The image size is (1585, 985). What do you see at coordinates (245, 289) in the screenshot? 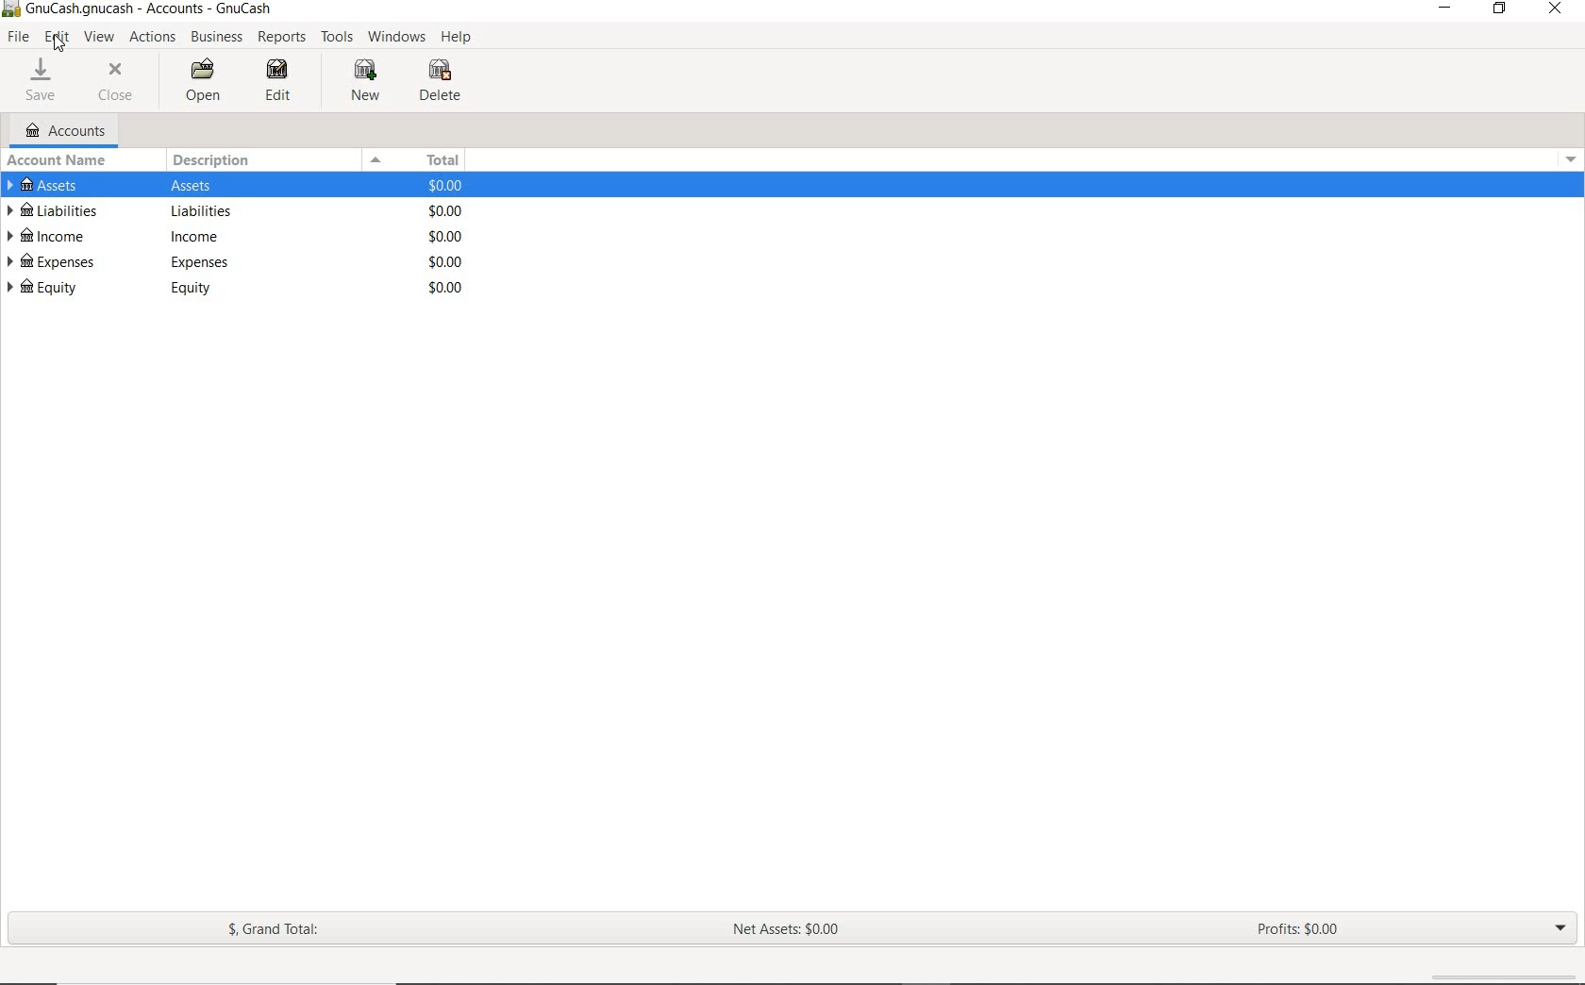
I see `EQUITY` at bounding box center [245, 289].